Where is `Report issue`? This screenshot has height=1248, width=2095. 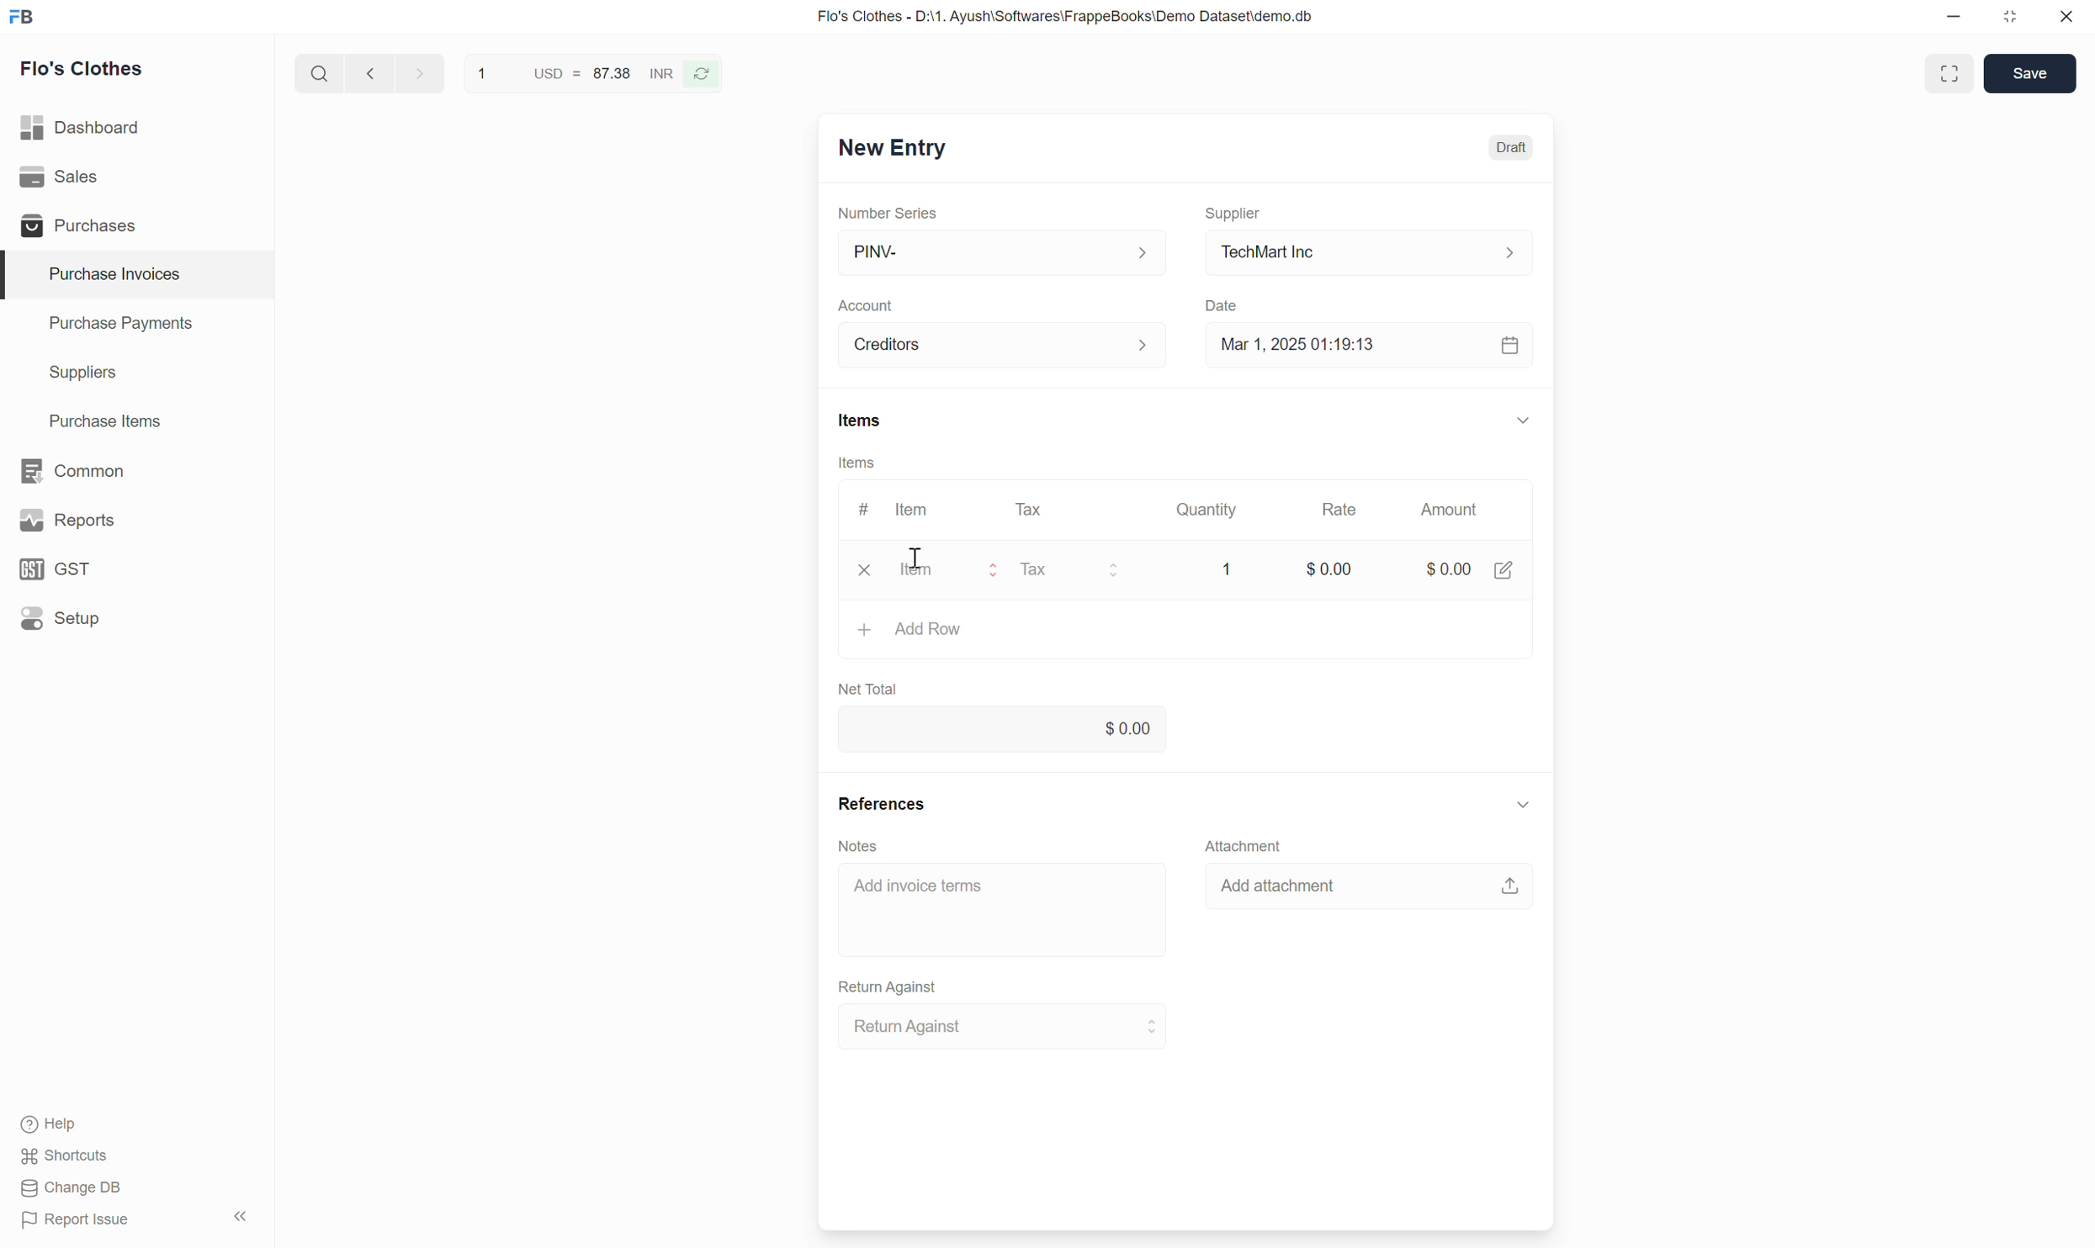 Report issue is located at coordinates (82, 1223).